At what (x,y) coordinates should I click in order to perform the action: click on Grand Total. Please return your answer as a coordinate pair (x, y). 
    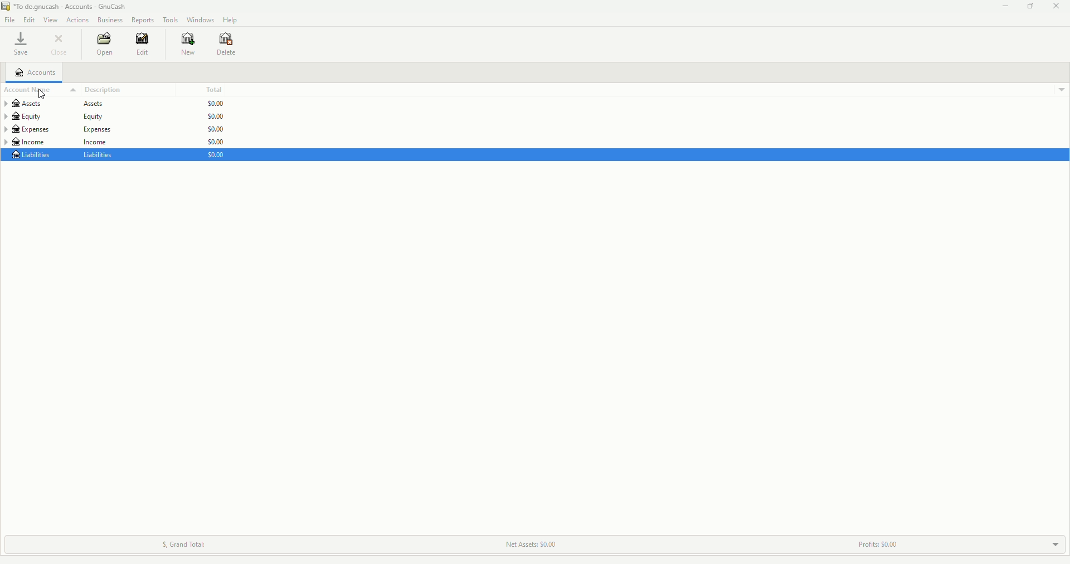
    Looking at the image, I should click on (182, 542).